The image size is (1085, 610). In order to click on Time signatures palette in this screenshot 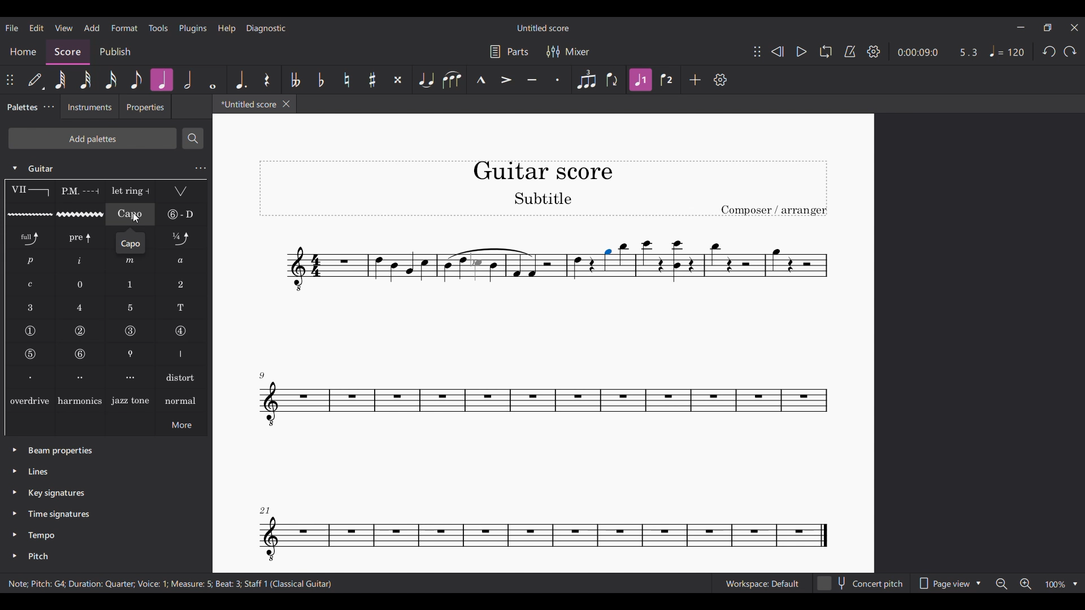, I will do `click(59, 514)`.